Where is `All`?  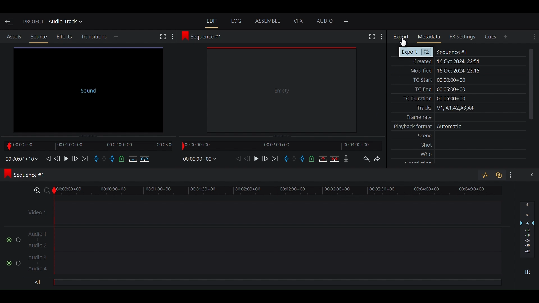
All is located at coordinates (39, 283).